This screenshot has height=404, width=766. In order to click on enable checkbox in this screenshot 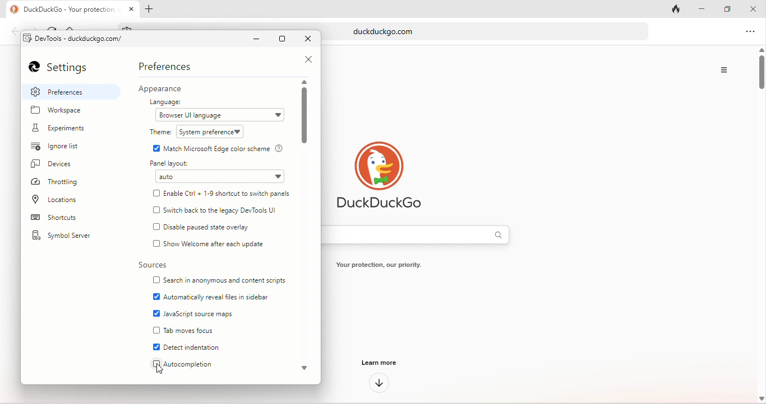, I will do `click(155, 347)`.